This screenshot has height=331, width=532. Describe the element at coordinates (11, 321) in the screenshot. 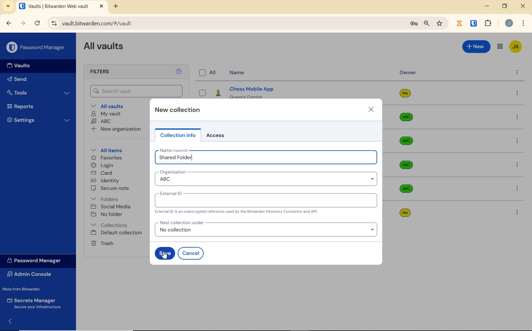

I see `back` at that location.